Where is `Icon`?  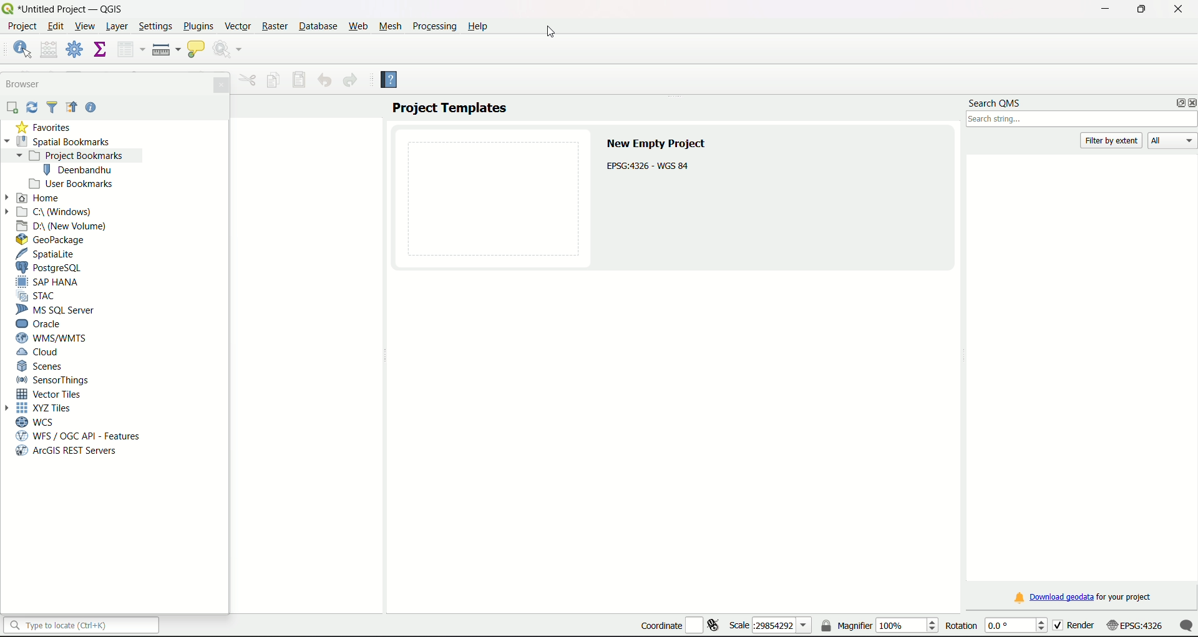 Icon is located at coordinates (71, 108).